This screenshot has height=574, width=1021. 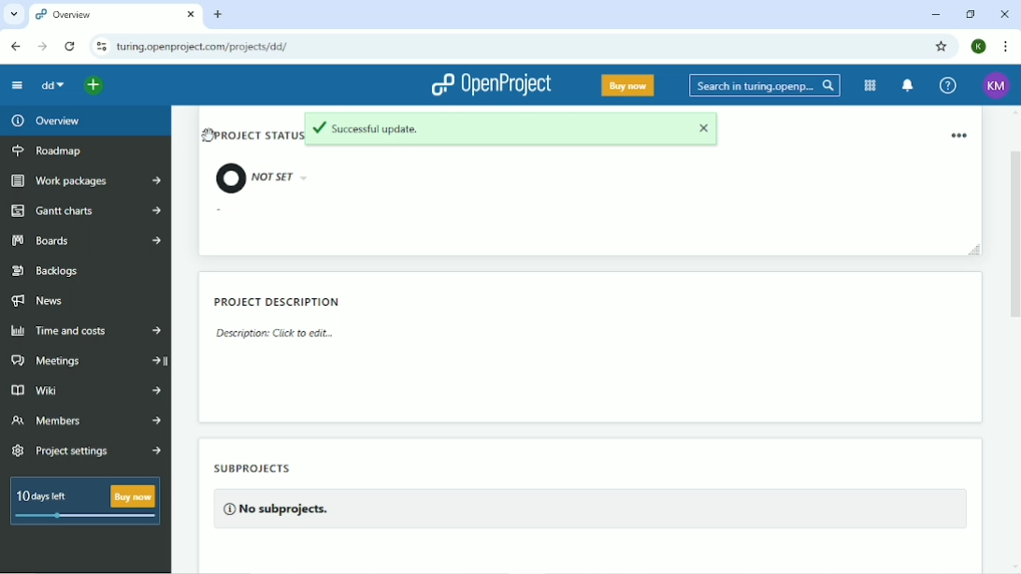 I want to click on Work packages, so click(x=87, y=180).